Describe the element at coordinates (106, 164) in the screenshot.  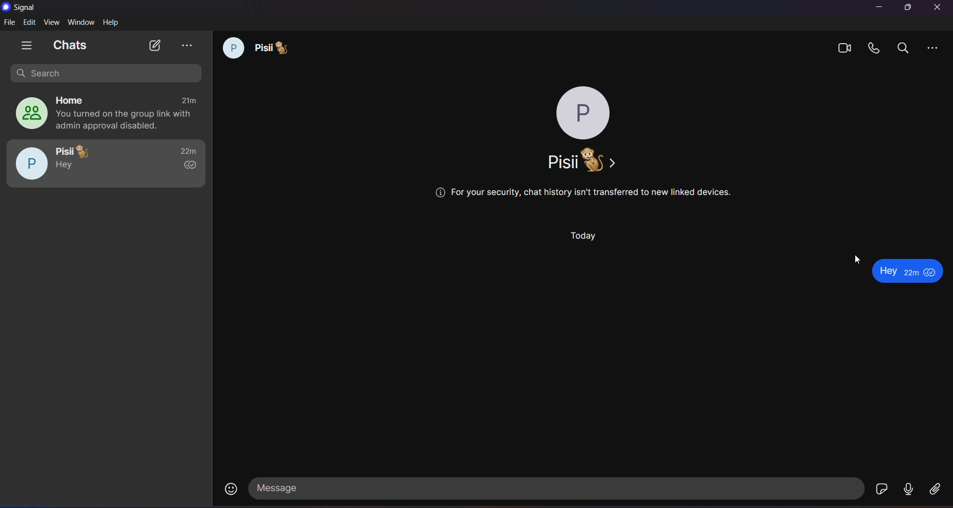
I see `pisii chat` at that location.